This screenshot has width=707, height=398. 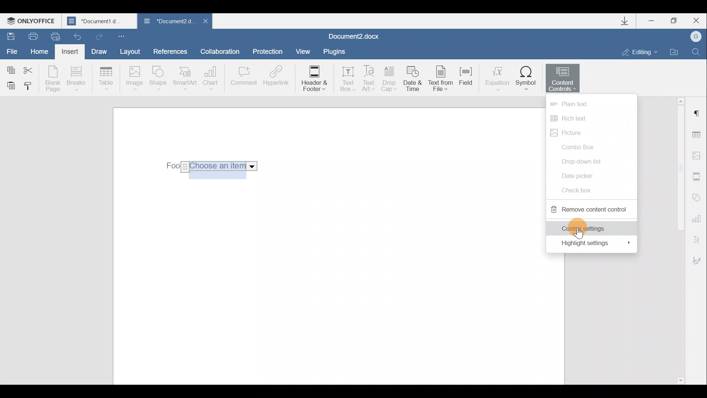 I want to click on Combo box, so click(x=581, y=147).